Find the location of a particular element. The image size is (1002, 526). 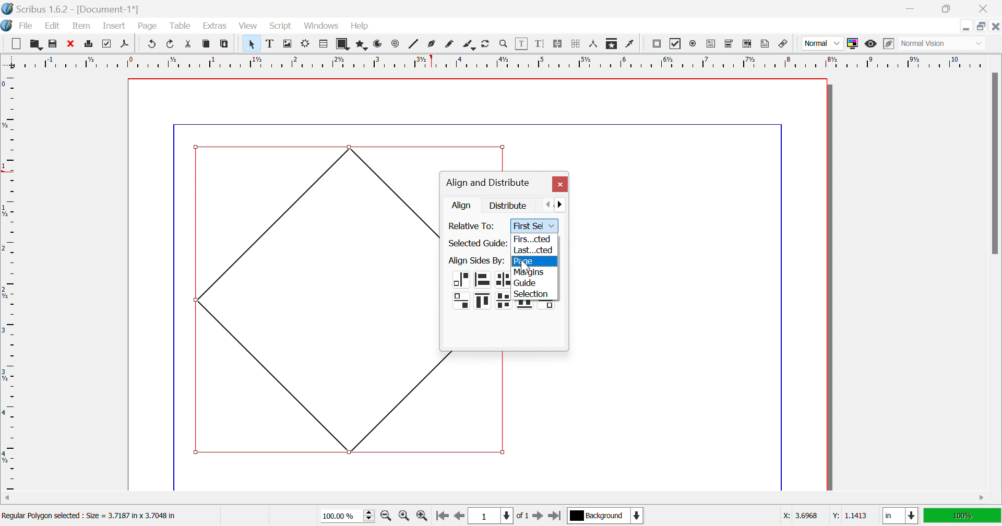

View is located at coordinates (248, 26).